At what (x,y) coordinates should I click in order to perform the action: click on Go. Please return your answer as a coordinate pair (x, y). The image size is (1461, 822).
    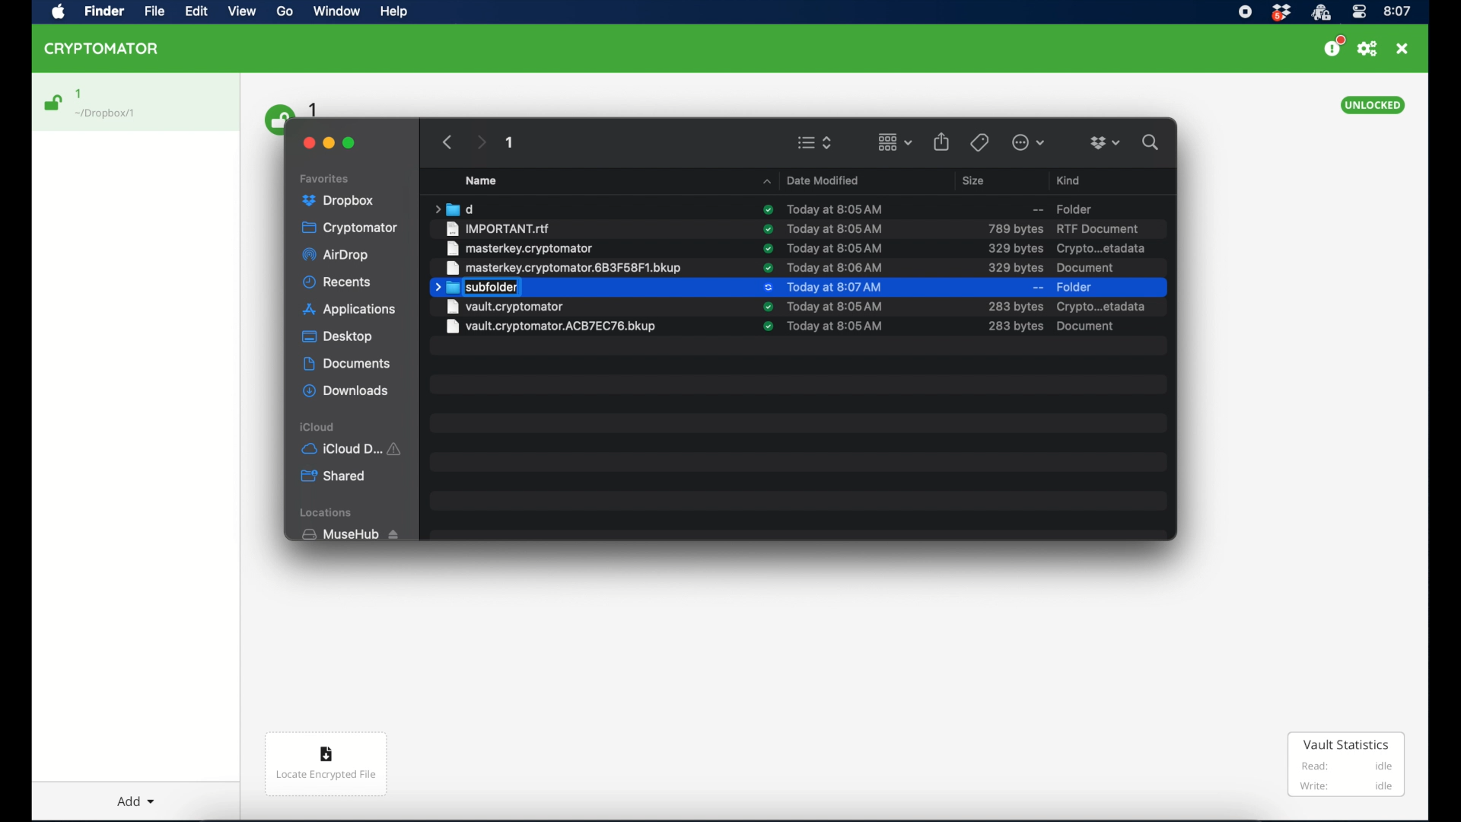
    Looking at the image, I should click on (290, 15).